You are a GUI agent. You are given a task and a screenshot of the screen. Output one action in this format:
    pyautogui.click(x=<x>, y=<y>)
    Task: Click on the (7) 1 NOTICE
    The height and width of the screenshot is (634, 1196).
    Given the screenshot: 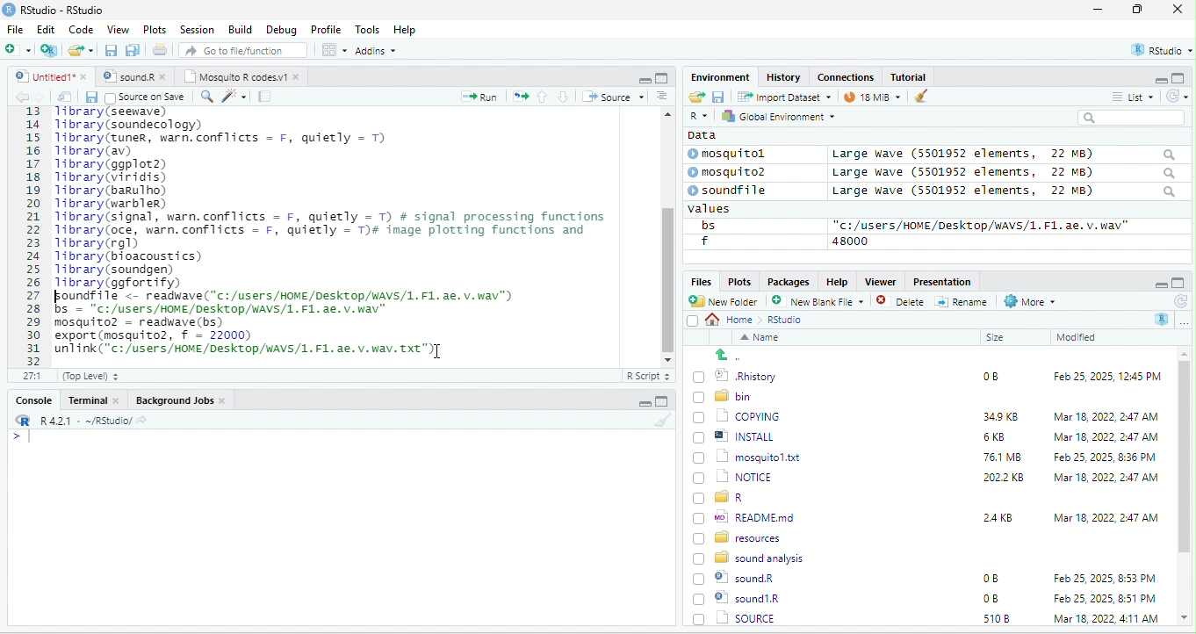 What is the action you would take?
    pyautogui.click(x=731, y=478)
    